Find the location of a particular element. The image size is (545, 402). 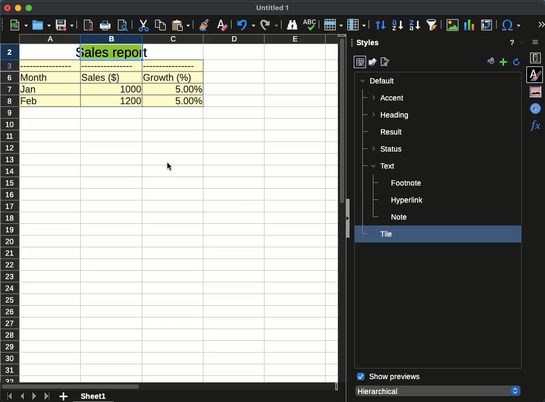

help is located at coordinates (512, 43).